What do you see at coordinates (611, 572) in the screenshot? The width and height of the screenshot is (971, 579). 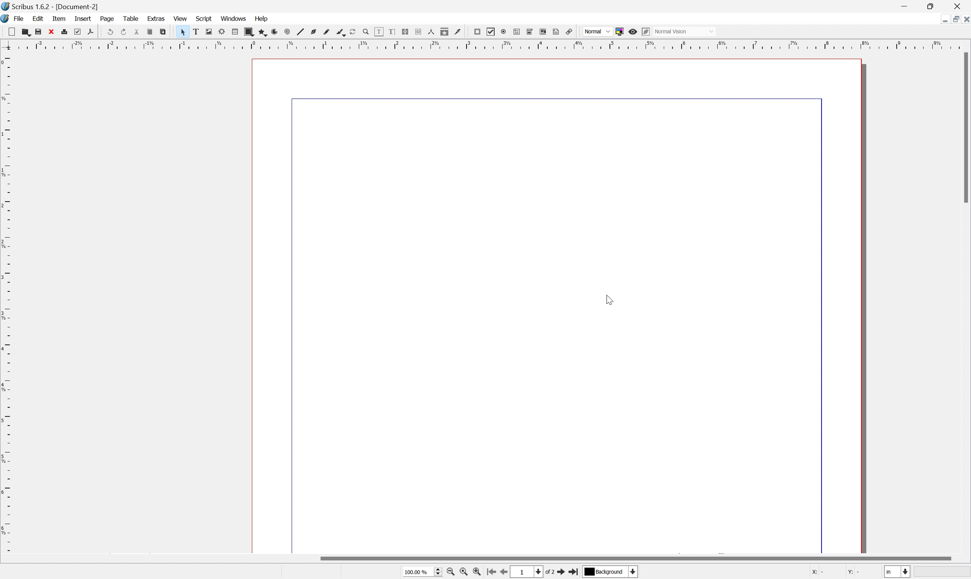 I see `Background` at bounding box center [611, 572].